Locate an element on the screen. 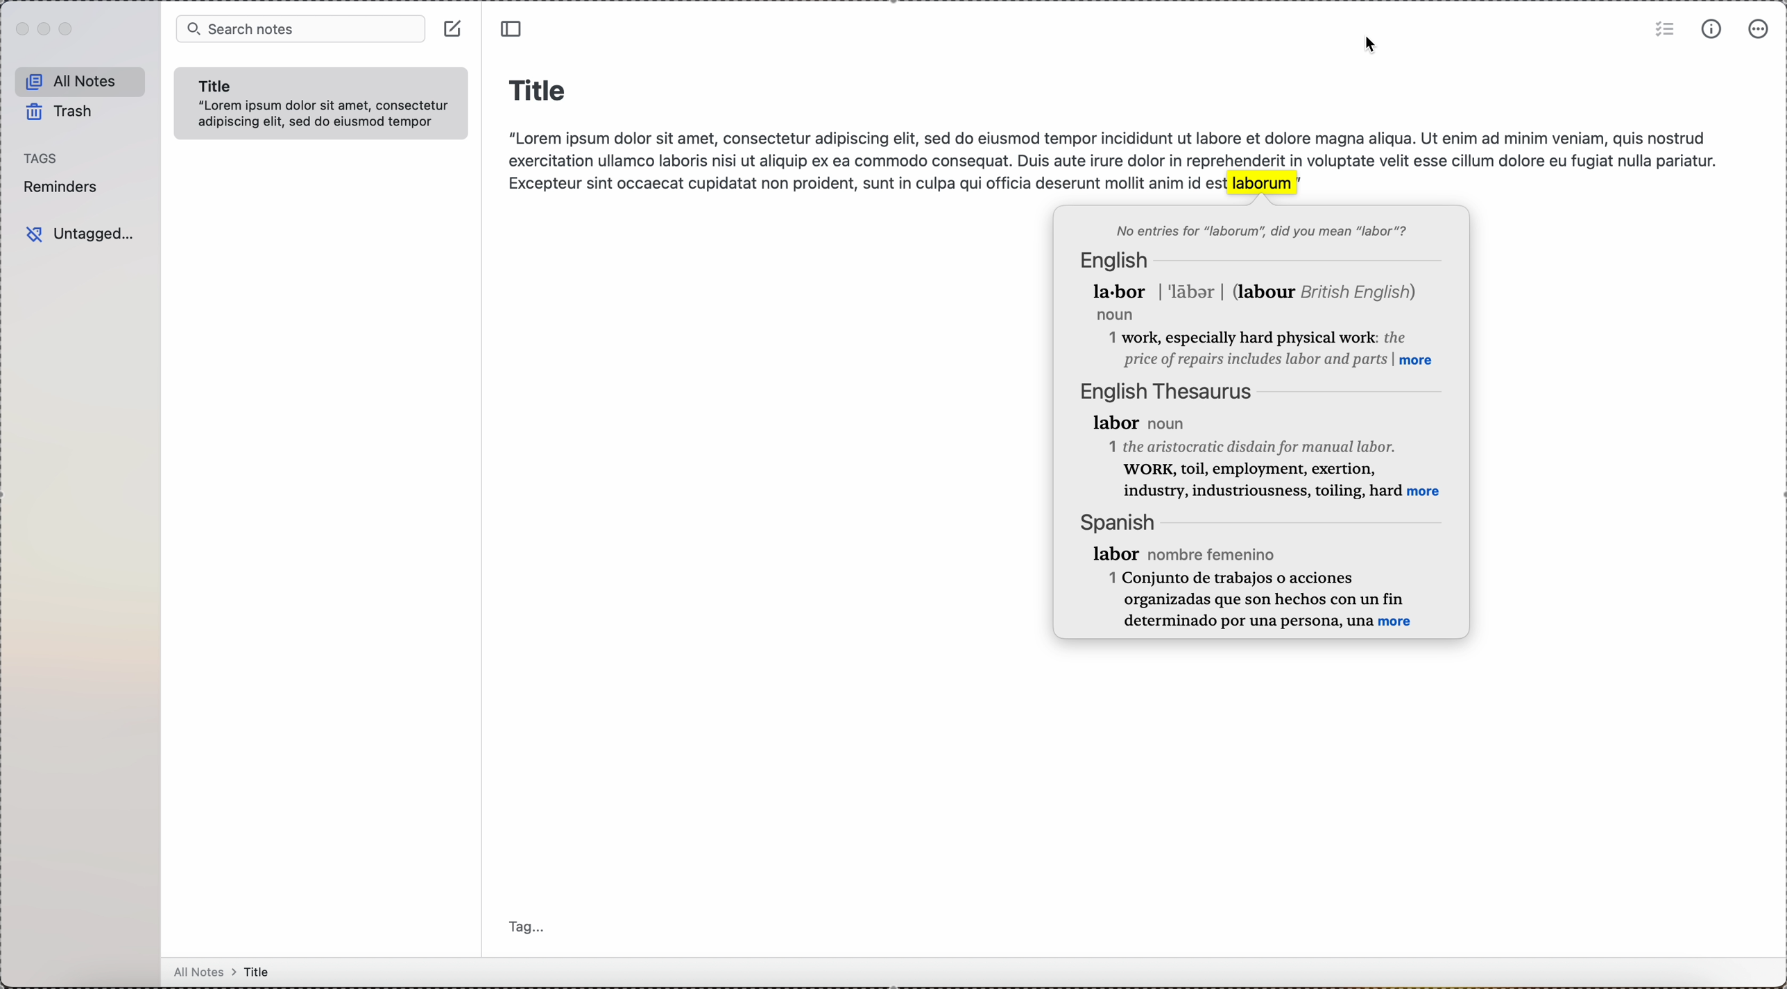 The width and height of the screenshot is (1787, 989). spanish is located at coordinates (1249, 569).